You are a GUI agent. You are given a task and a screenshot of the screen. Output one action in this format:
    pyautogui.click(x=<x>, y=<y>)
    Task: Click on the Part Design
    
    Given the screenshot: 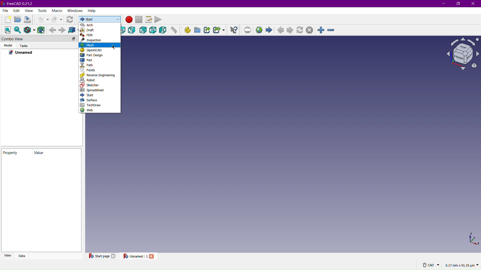 What is the action you would take?
    pyautogui.click(x=100, y=55)
    